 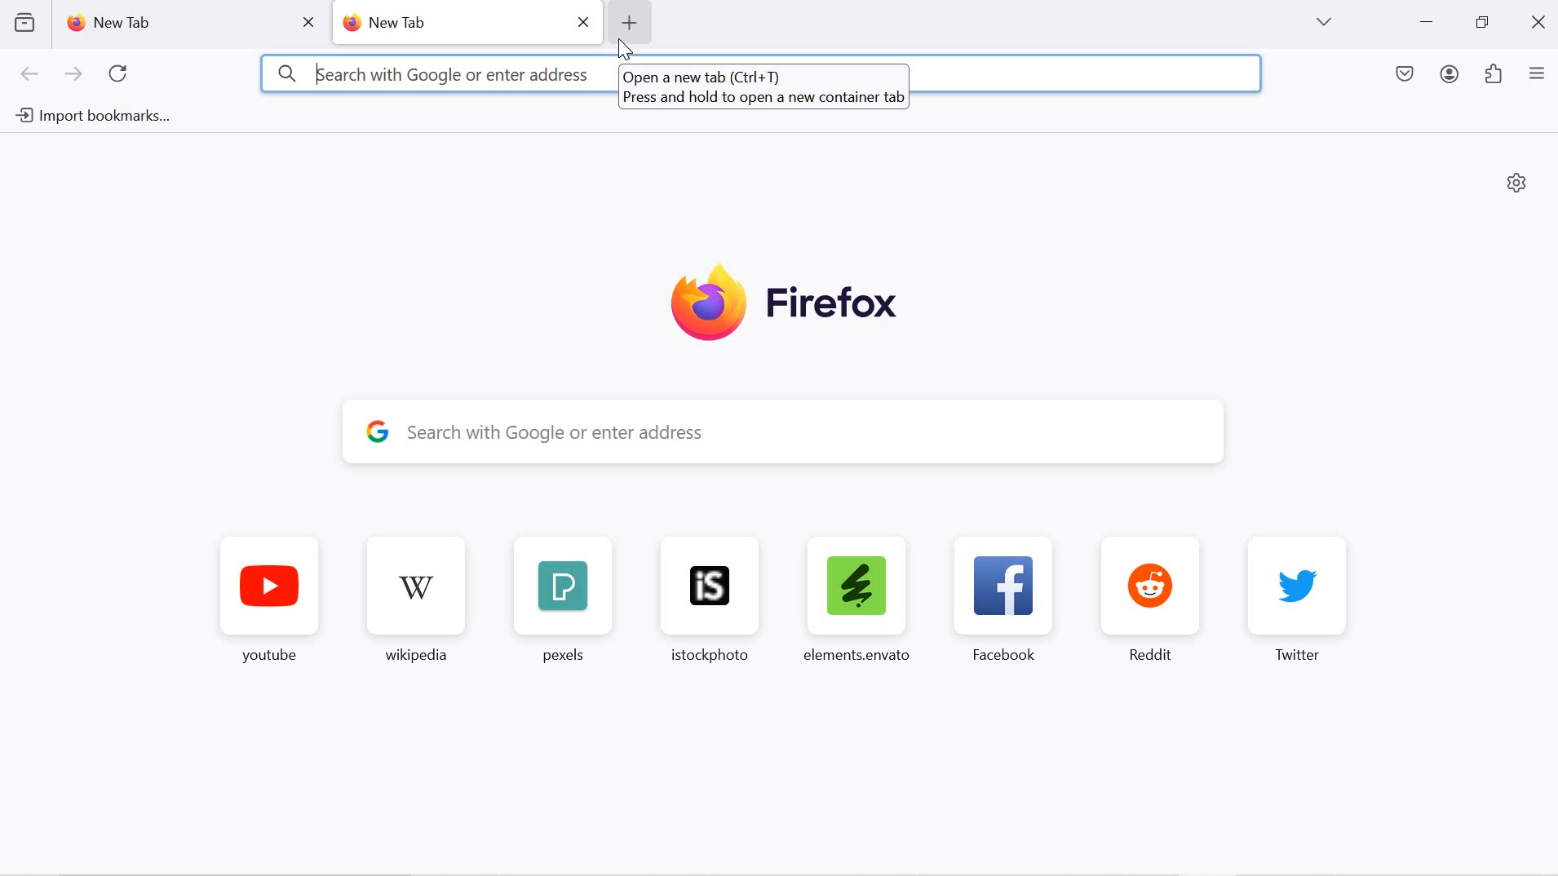 What do you see at coordinates (1299, 599) in the screenshot?
I see `twitter favorite` at bounding box center [1299, 599].